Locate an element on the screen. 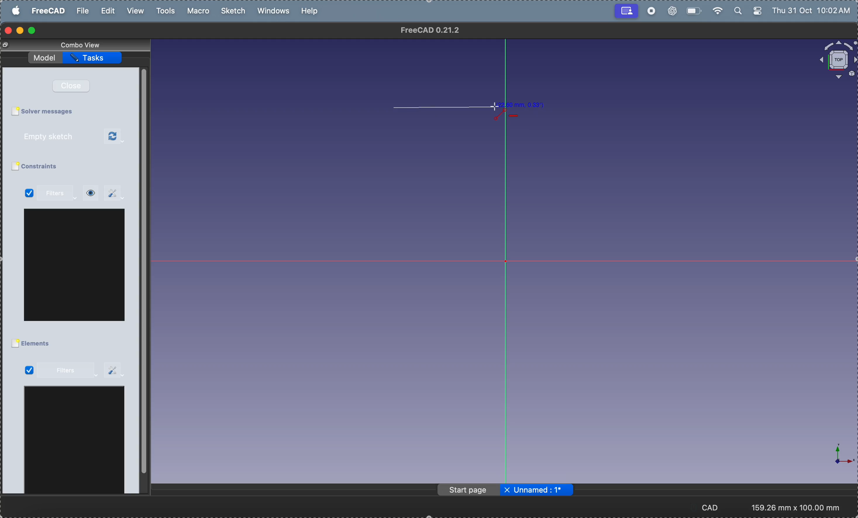 The image size is (858, 518). record is located at coordinates (651, 11).